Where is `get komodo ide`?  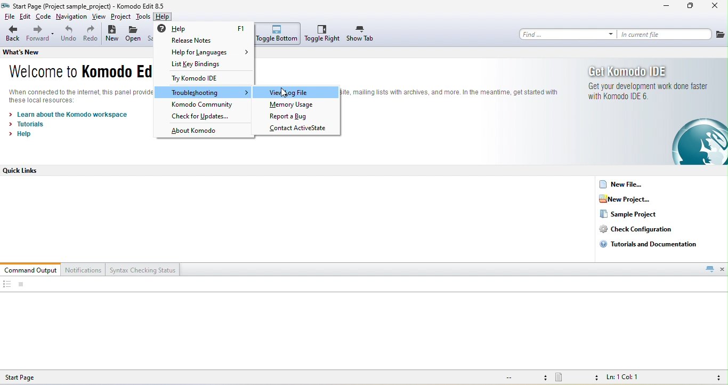 get komodo ide is located at coordinates (631, 71).